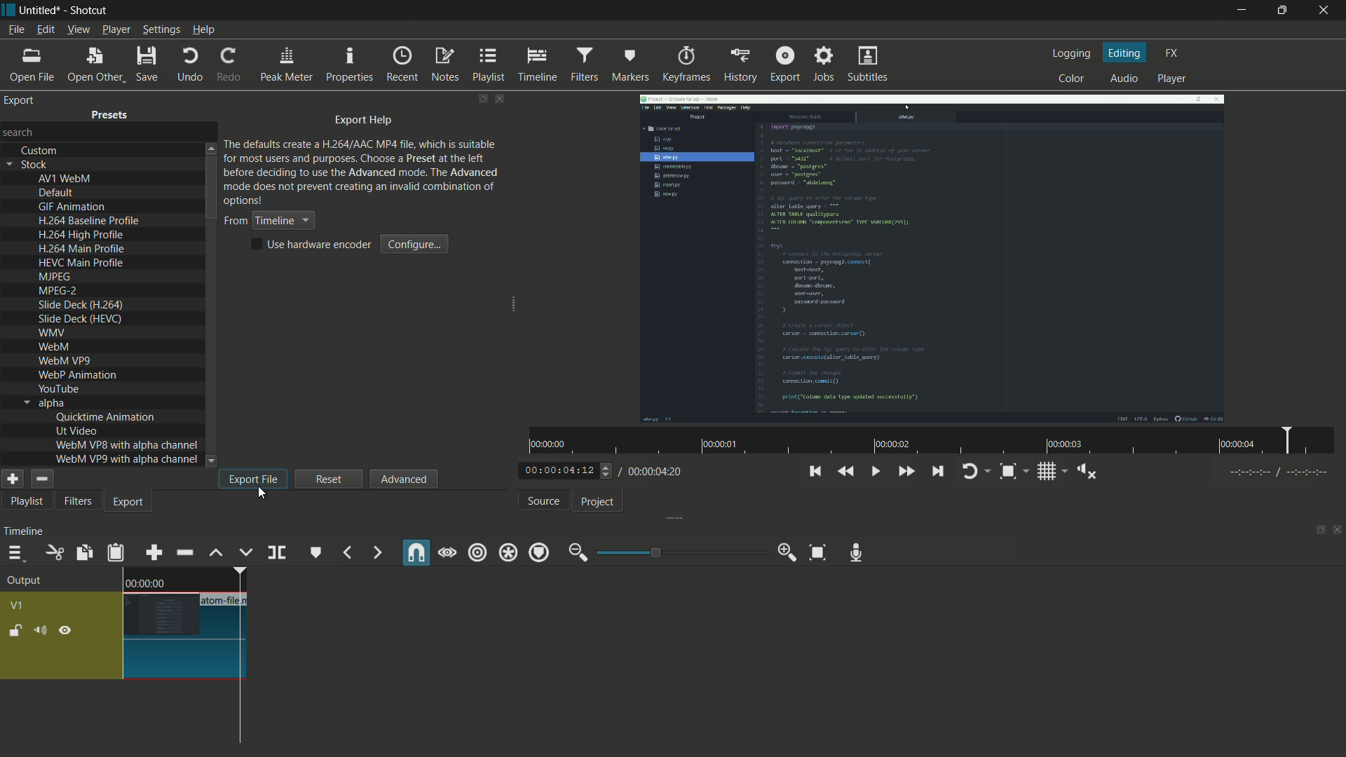 The width and height of the screenshot is (1346, 757). What do you see at coordinates (277, 552) in the screenshot?
I see `split at playhead` at bounding box center [277, 552].